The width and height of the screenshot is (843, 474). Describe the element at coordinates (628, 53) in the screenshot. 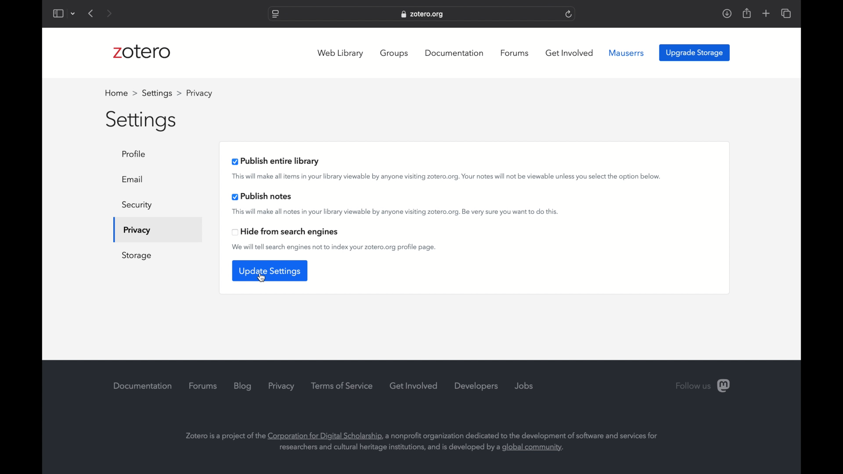

I see `mauserrs` at that location.